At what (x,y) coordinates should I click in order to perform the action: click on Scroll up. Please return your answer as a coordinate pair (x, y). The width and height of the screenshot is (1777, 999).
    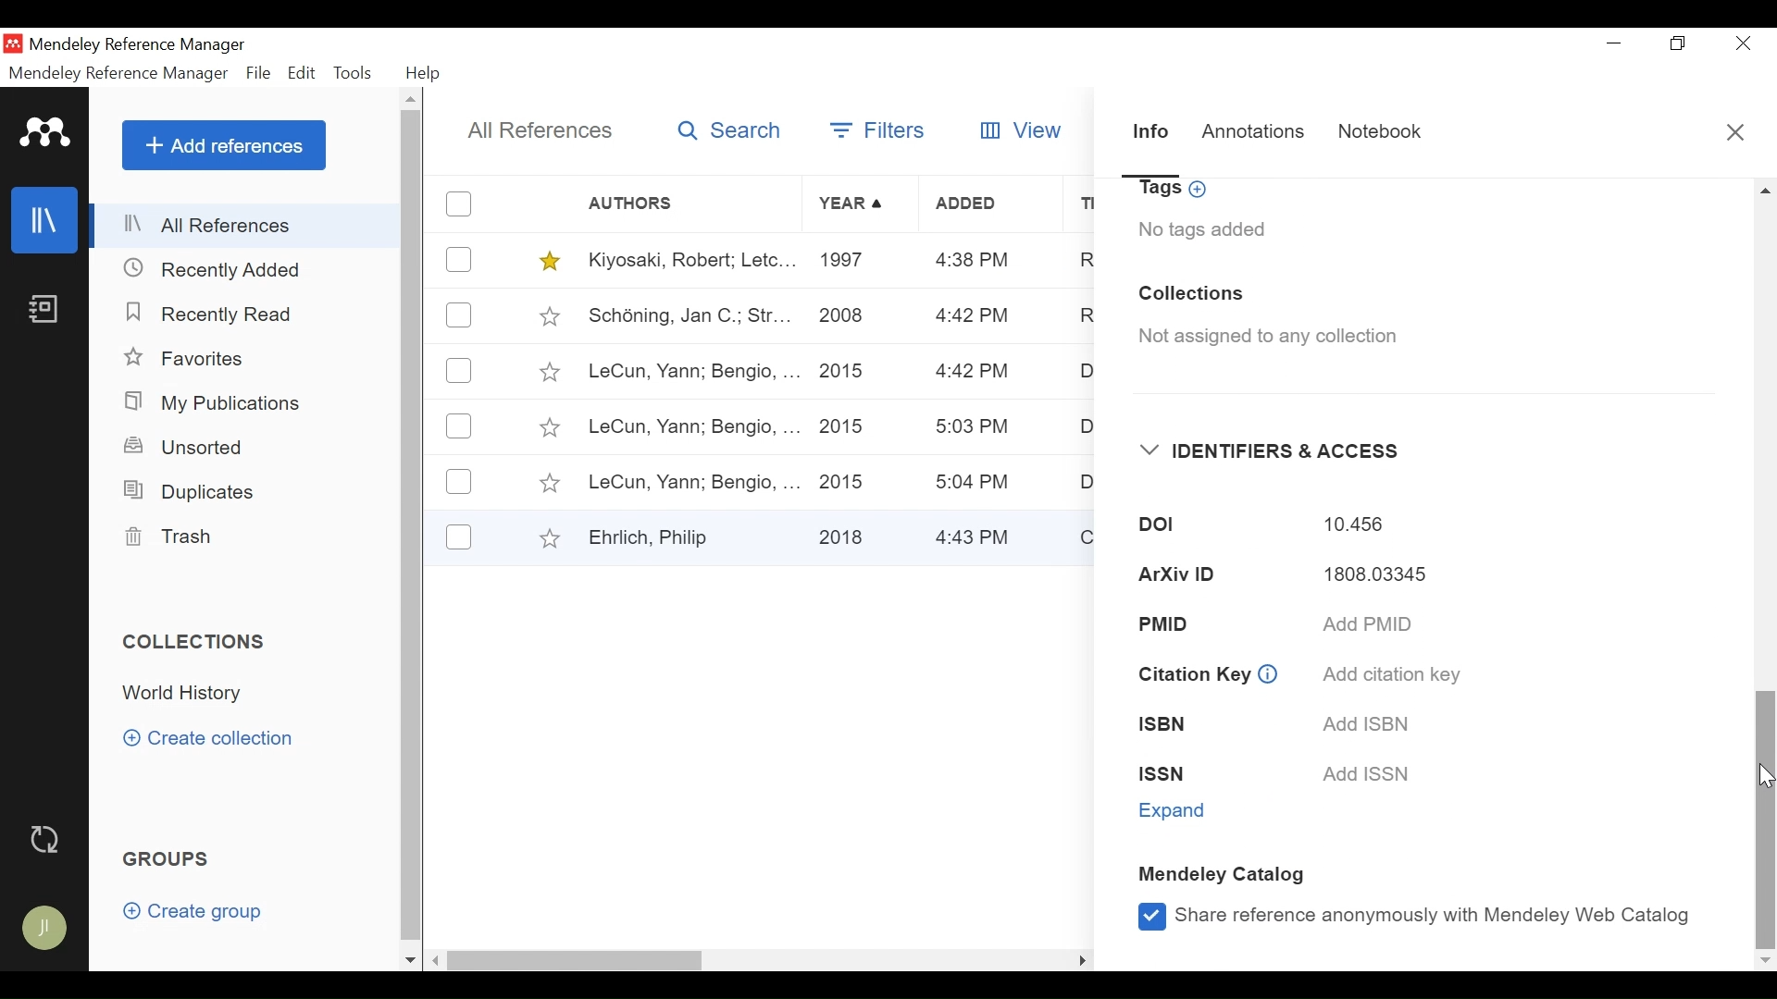
    Looking at the image, I should click on (411, 99).